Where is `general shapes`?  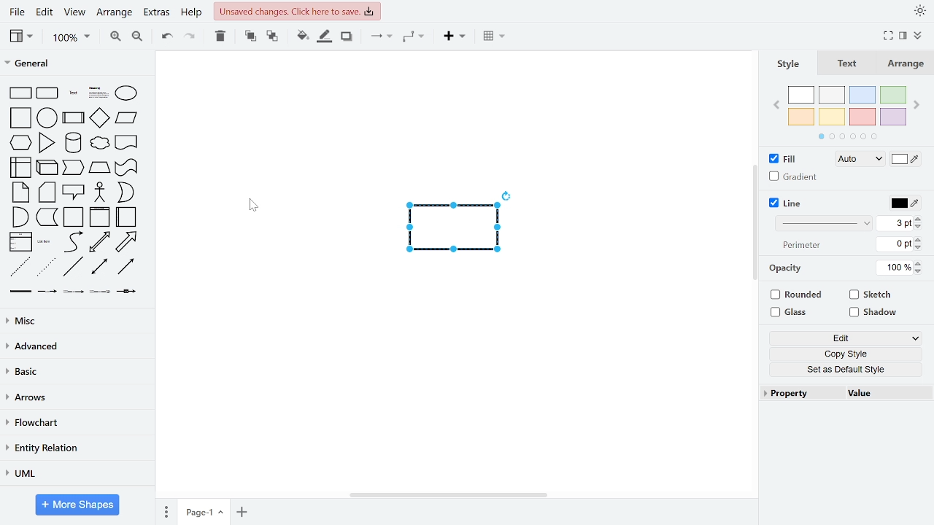
general shapes is located at coordinates (100, 266).